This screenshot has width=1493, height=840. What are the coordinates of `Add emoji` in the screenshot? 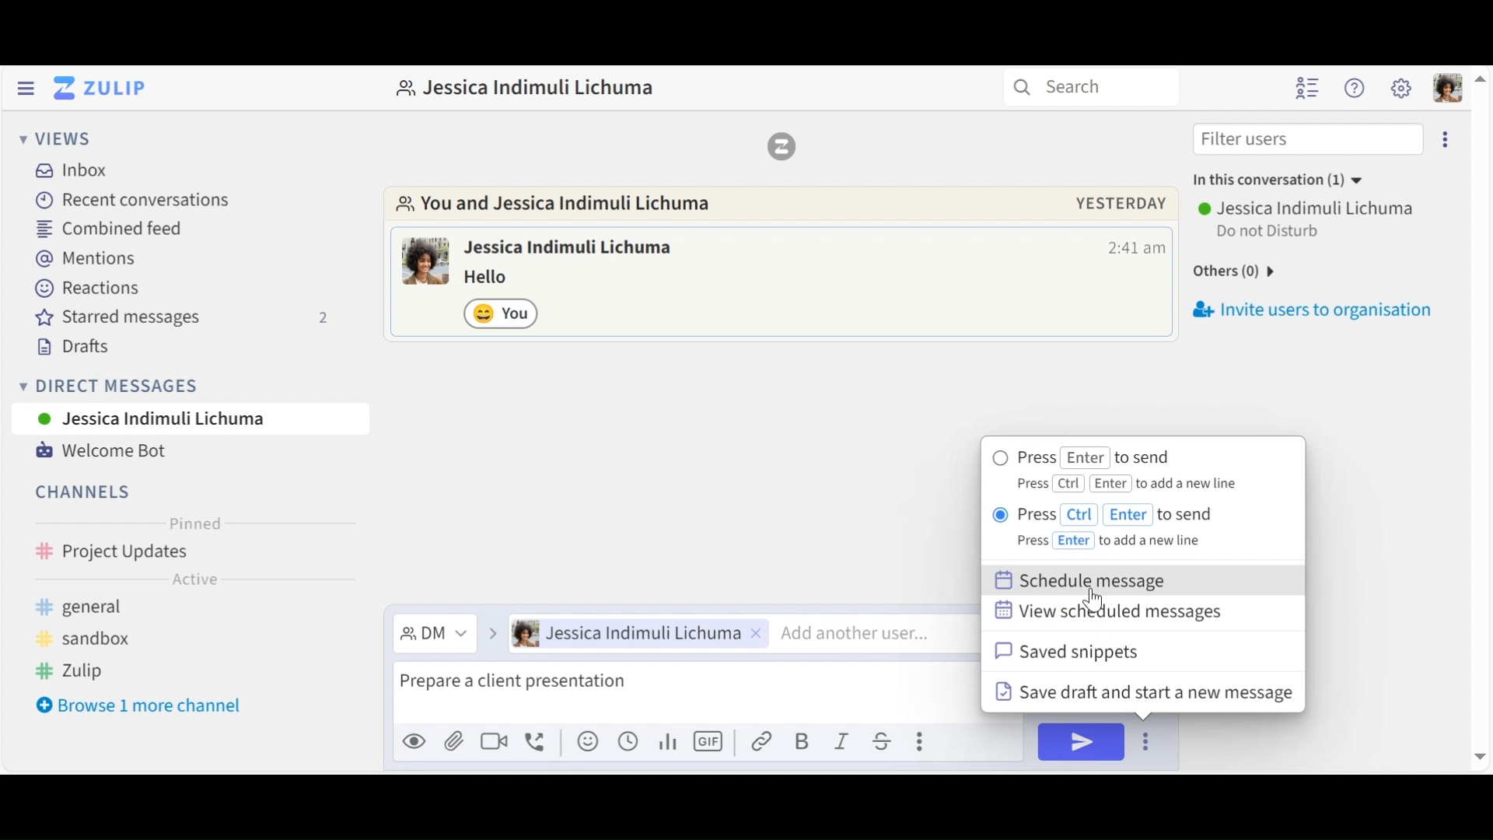 It's located at (586, 743).